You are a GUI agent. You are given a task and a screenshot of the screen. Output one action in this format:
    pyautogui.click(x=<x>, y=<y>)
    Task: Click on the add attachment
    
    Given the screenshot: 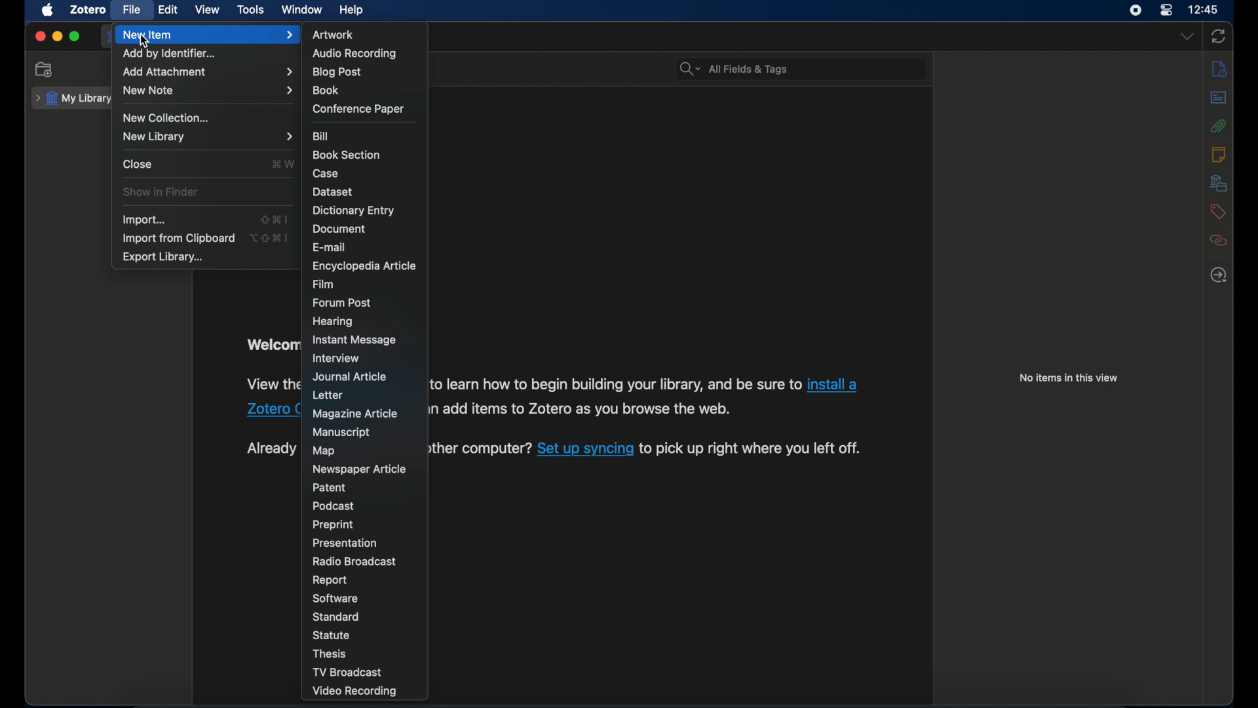 What is the action you would take?
    pyautogui.click(x=206, y=72)
    